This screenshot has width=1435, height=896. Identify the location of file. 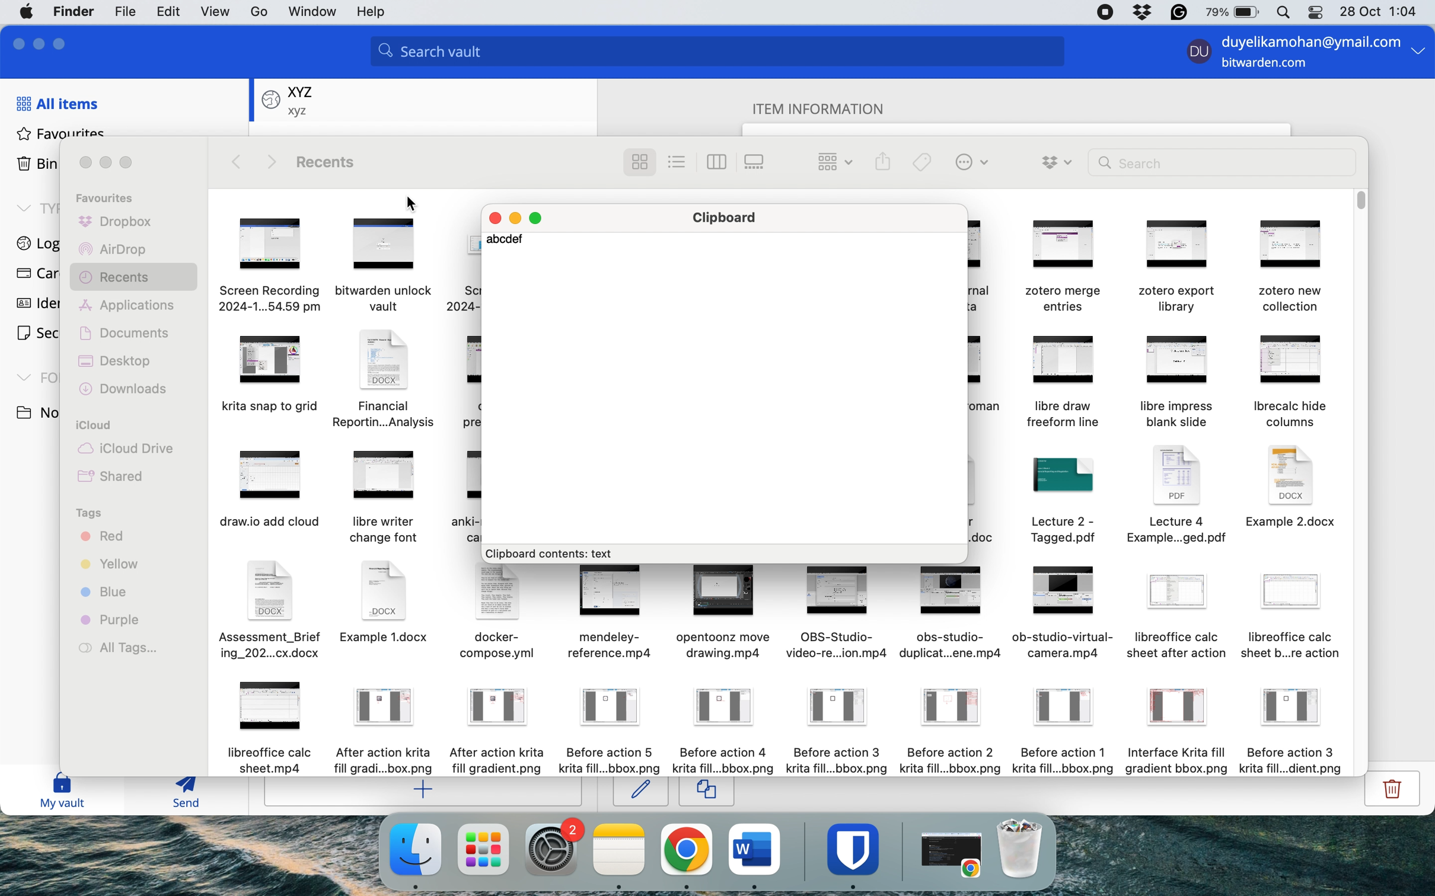
(123, 12).